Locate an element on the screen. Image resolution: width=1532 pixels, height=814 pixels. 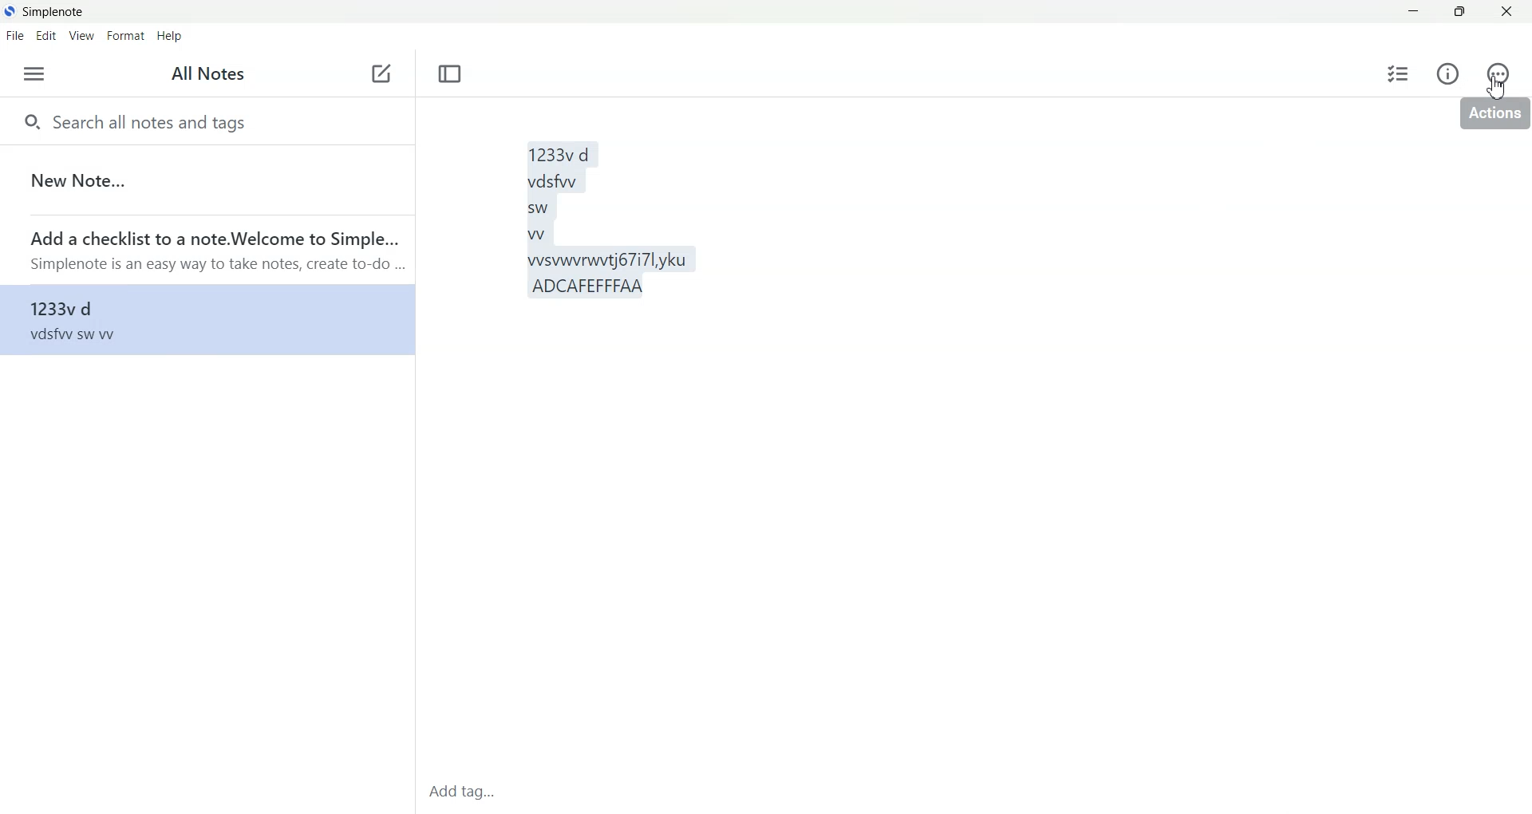
Close is located at coordinates (1506, 12).